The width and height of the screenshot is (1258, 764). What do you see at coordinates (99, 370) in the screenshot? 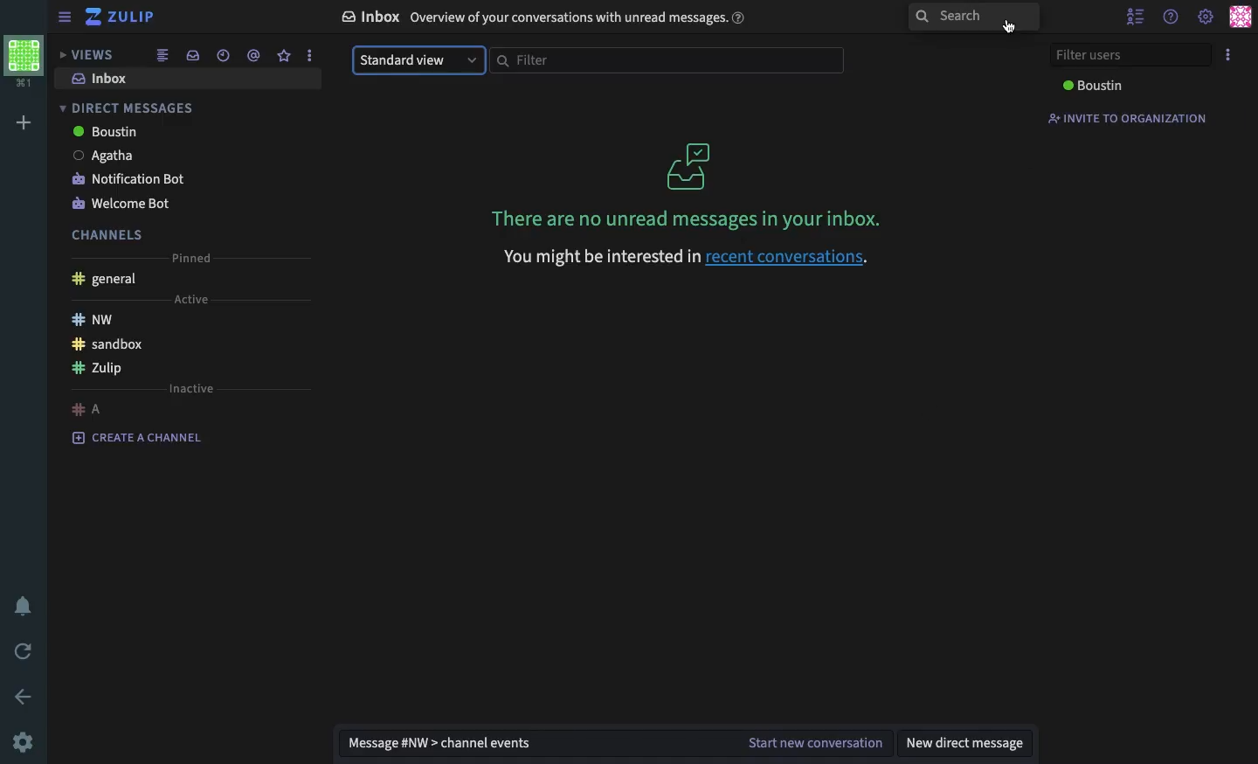
I see `Zulip` at bounding box center [99, 370].